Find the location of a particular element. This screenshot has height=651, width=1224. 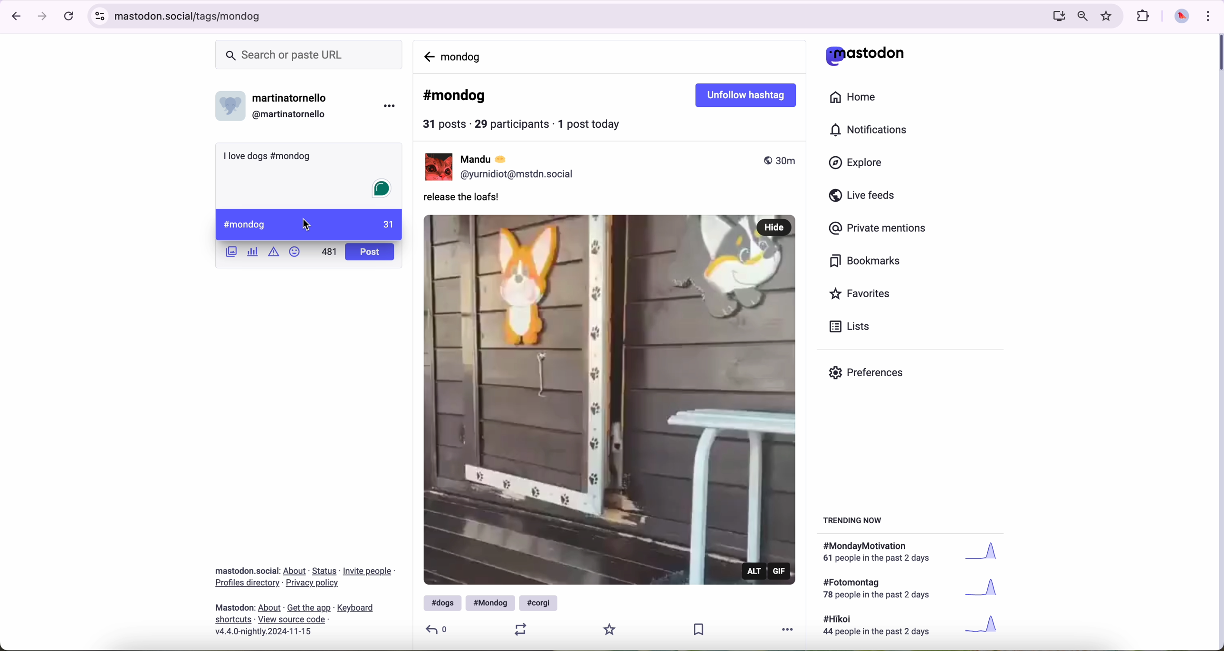

post button is located at coordinates (370, 252).